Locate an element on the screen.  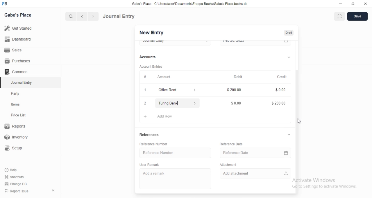
$0.00 is located at coordinates (234, 103).